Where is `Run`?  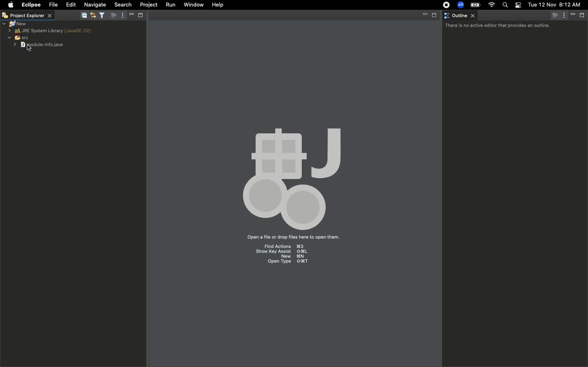 Run is located at coordinates (169, 4).